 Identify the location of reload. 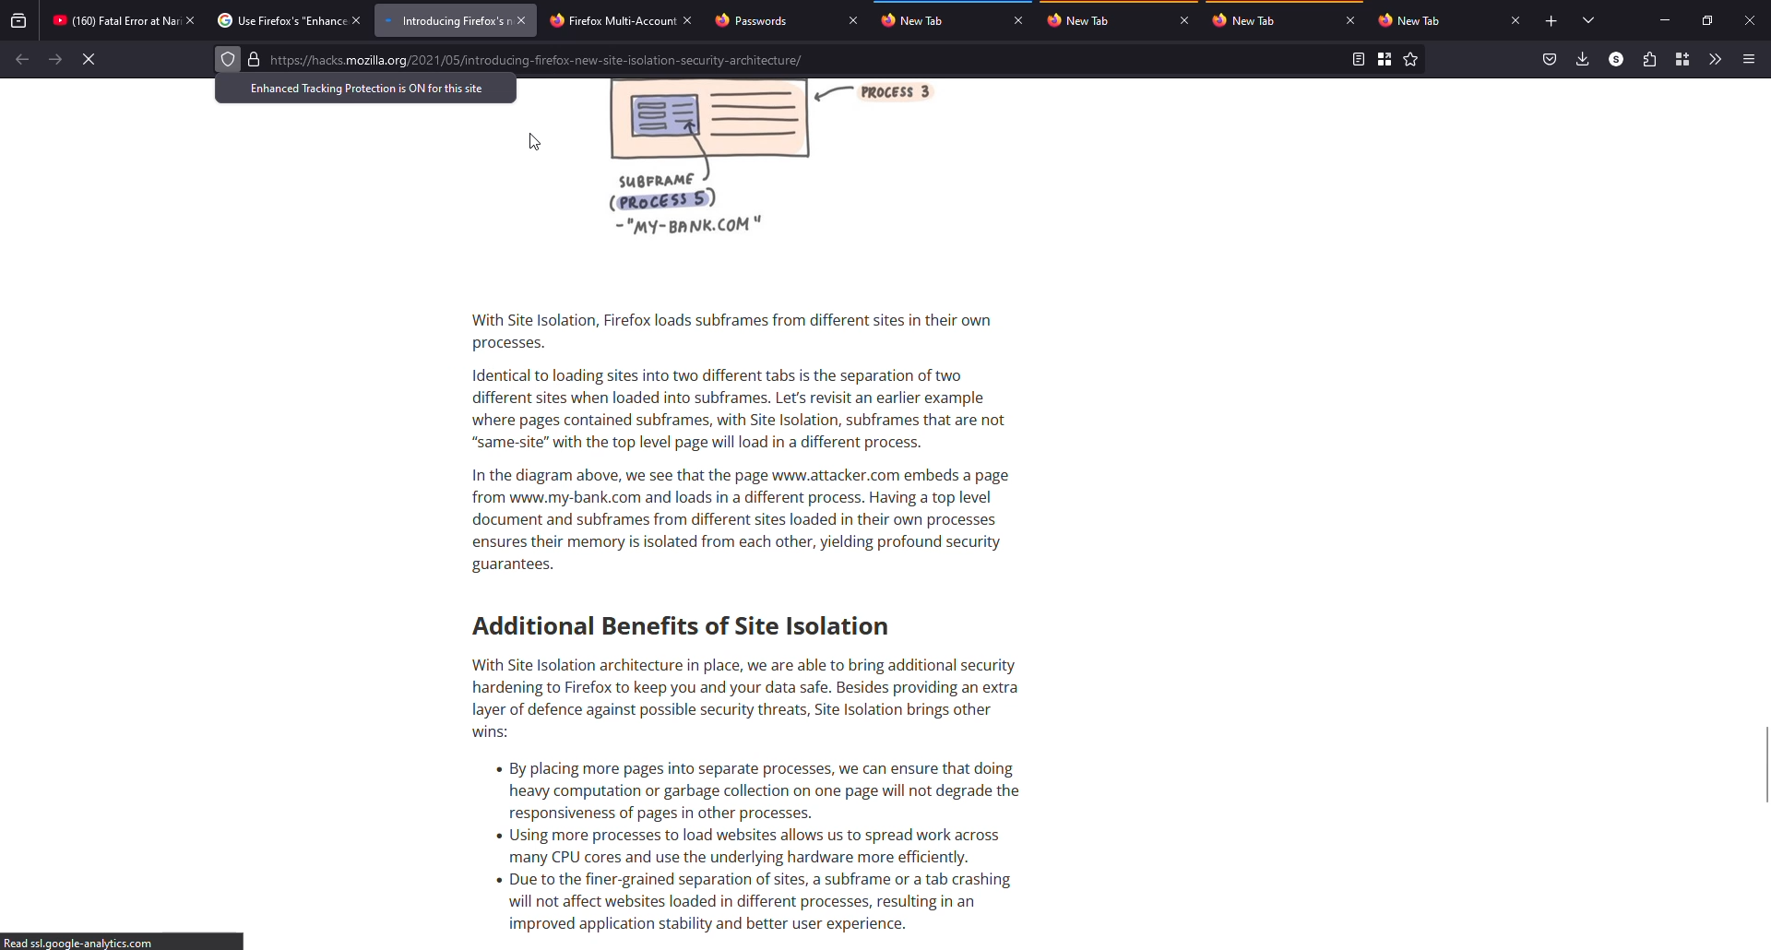
(91, 59).